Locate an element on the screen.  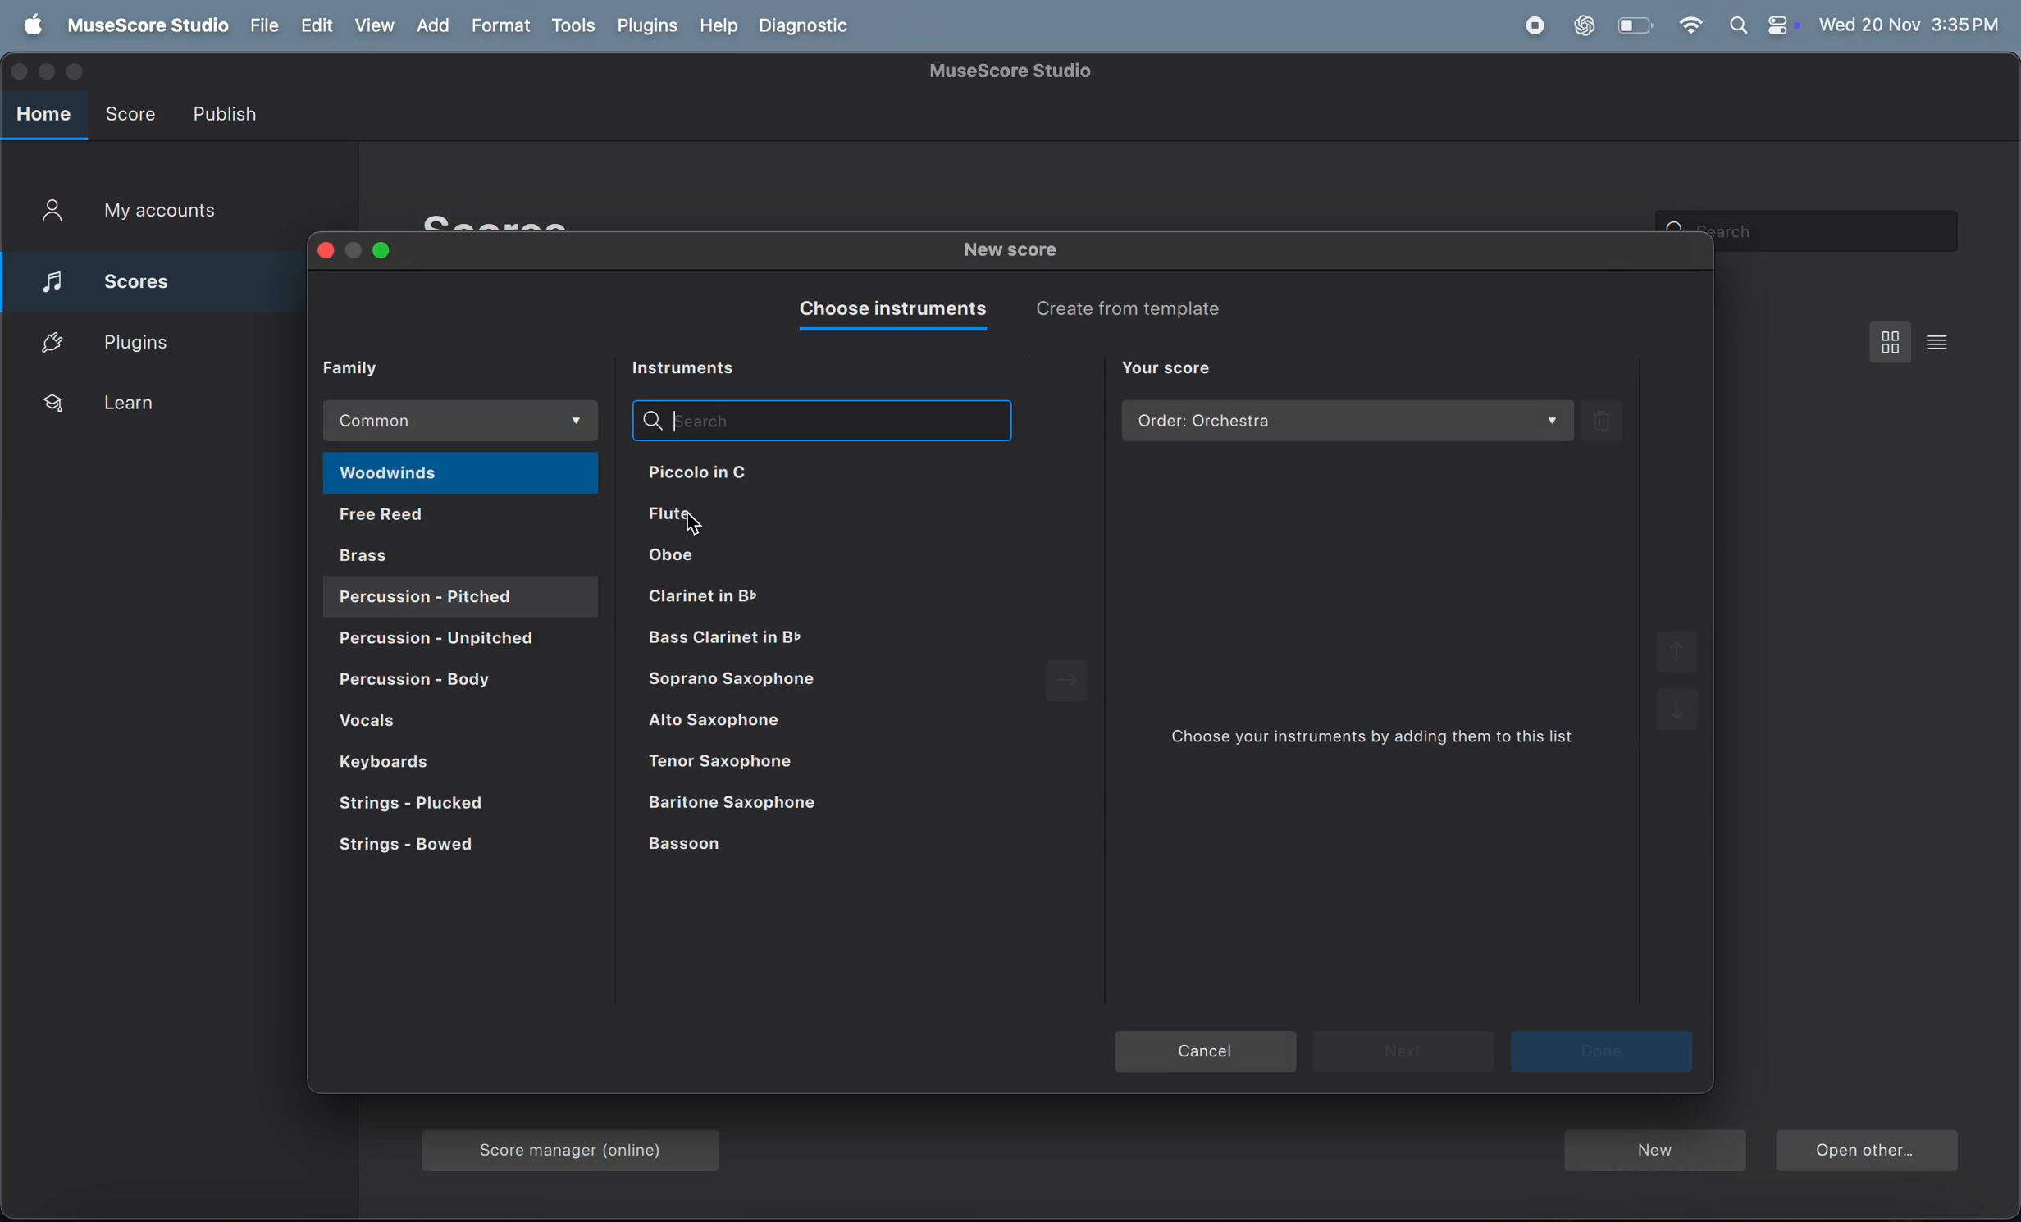
strings plucked is located at coordinates (437, 805).